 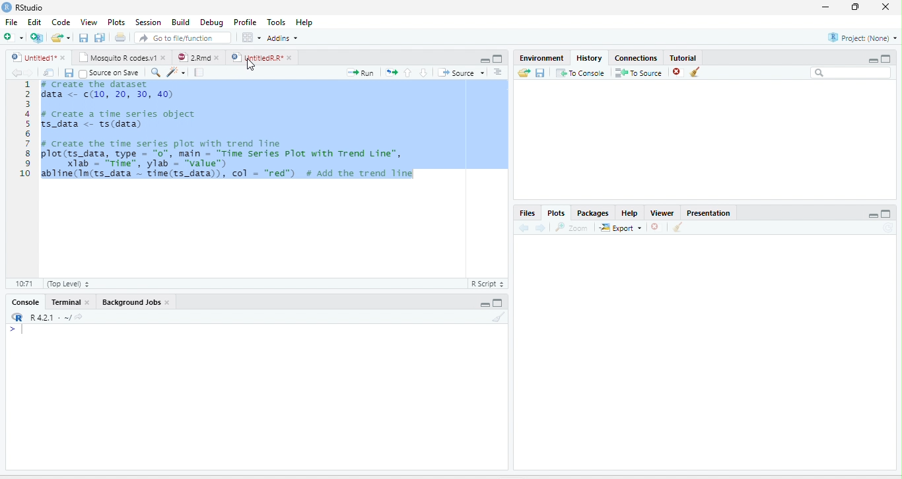 I want to click on Compile Report, so click(x=199, y=73).